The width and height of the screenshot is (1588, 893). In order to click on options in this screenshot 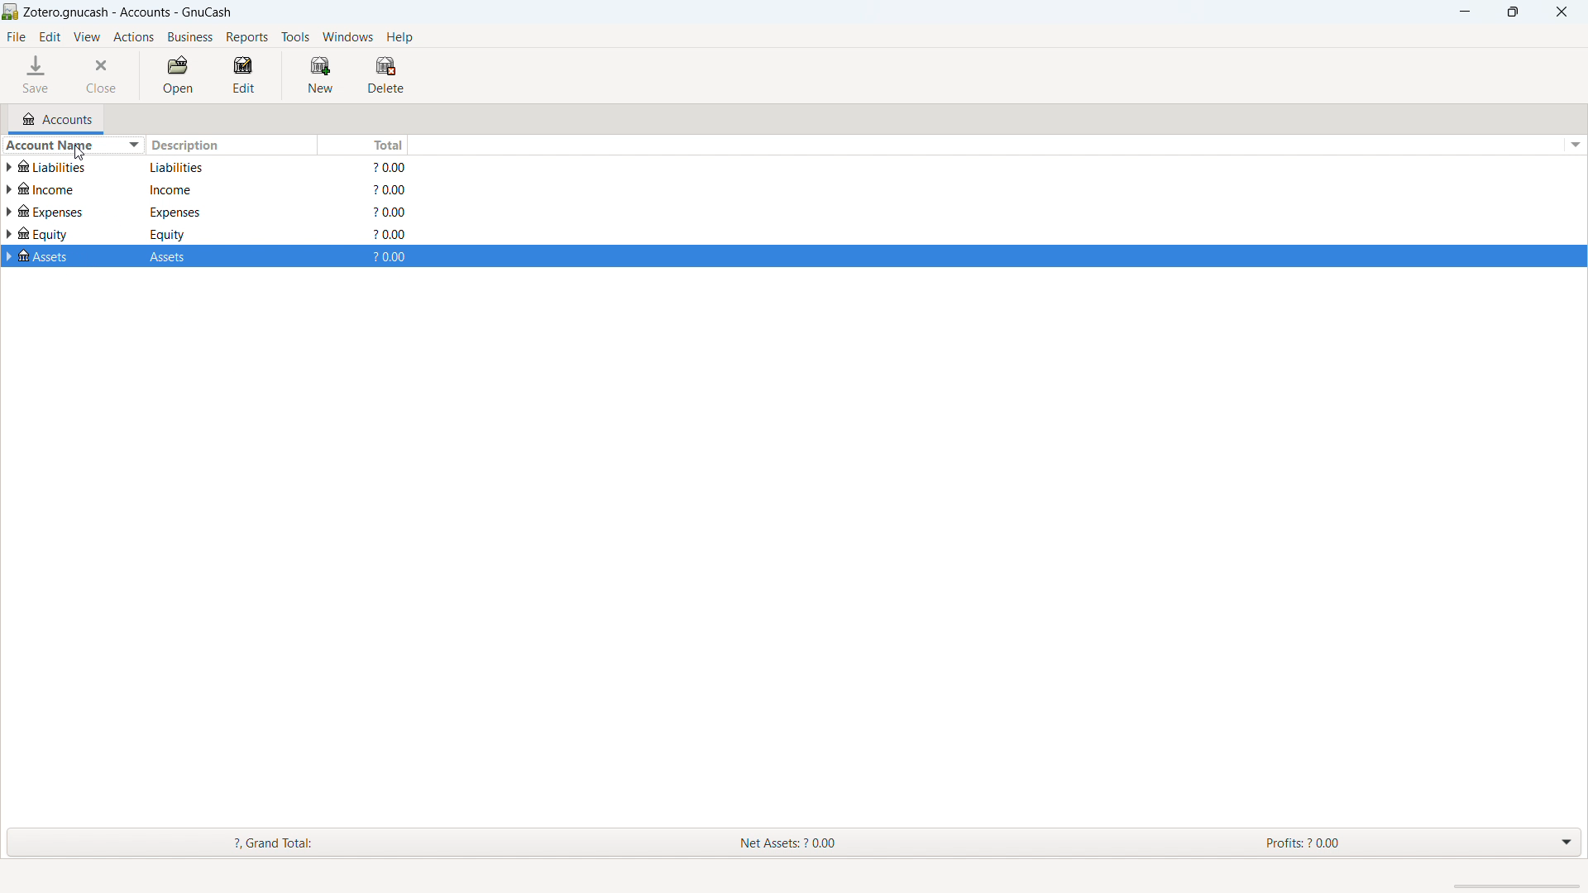, I will do `click(1574, 145)`.